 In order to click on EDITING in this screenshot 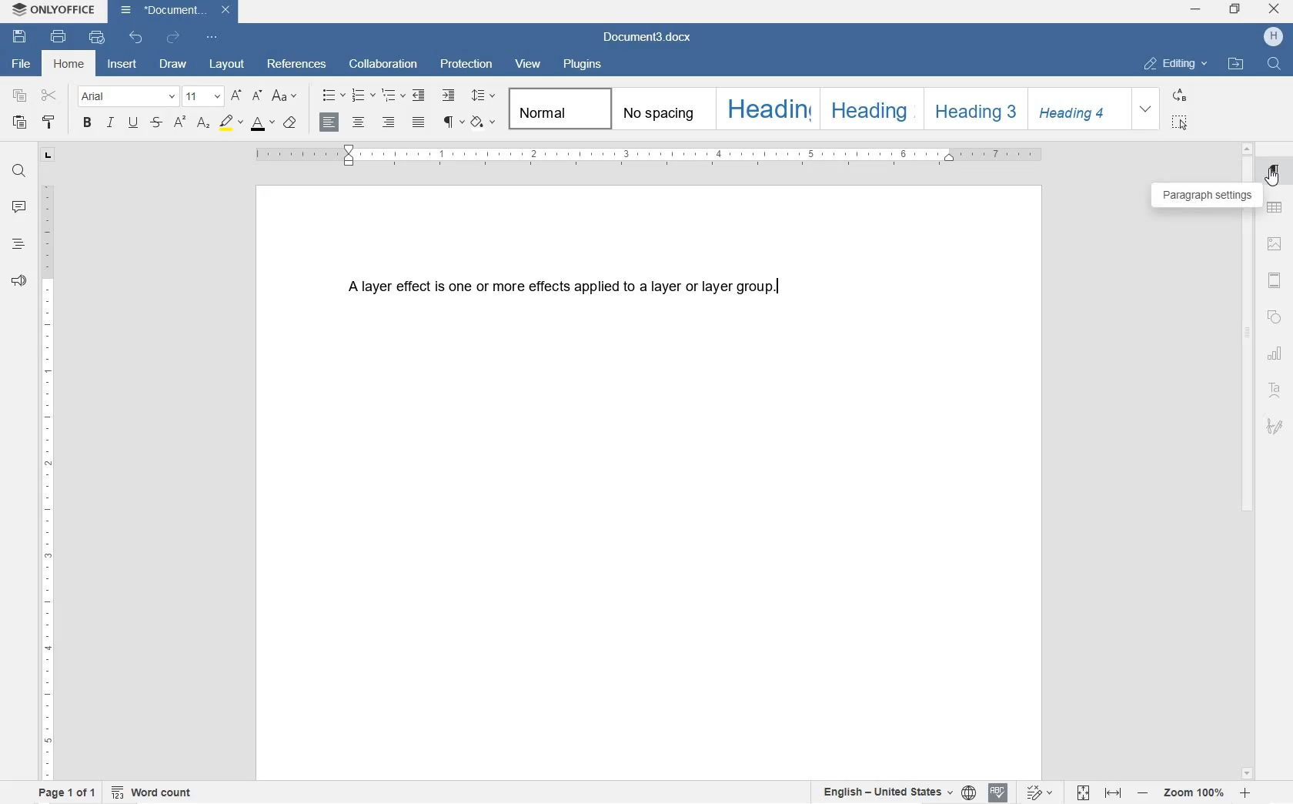, I will do `click(1176, 64)`.